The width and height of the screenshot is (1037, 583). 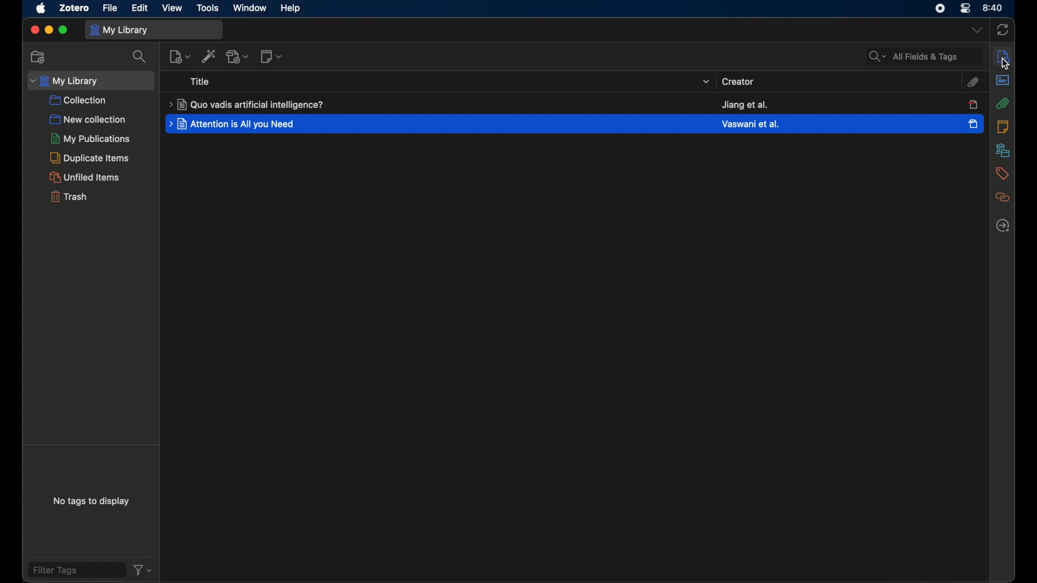 What do you see at coordinates (85, 177) in the screenshot?
I see `unified items` at bounding box center [85, 177].